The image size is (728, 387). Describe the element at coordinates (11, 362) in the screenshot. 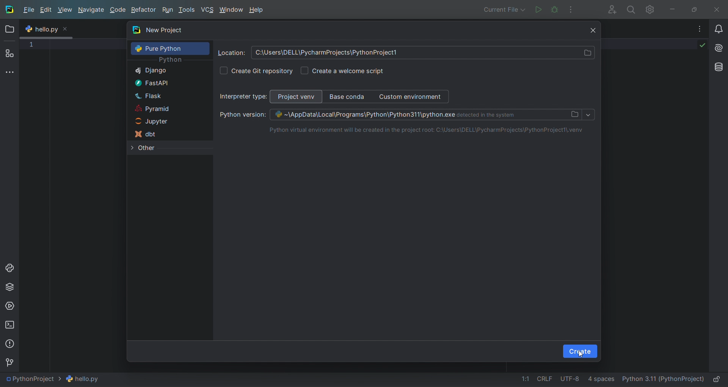

I see `version control` at that location.